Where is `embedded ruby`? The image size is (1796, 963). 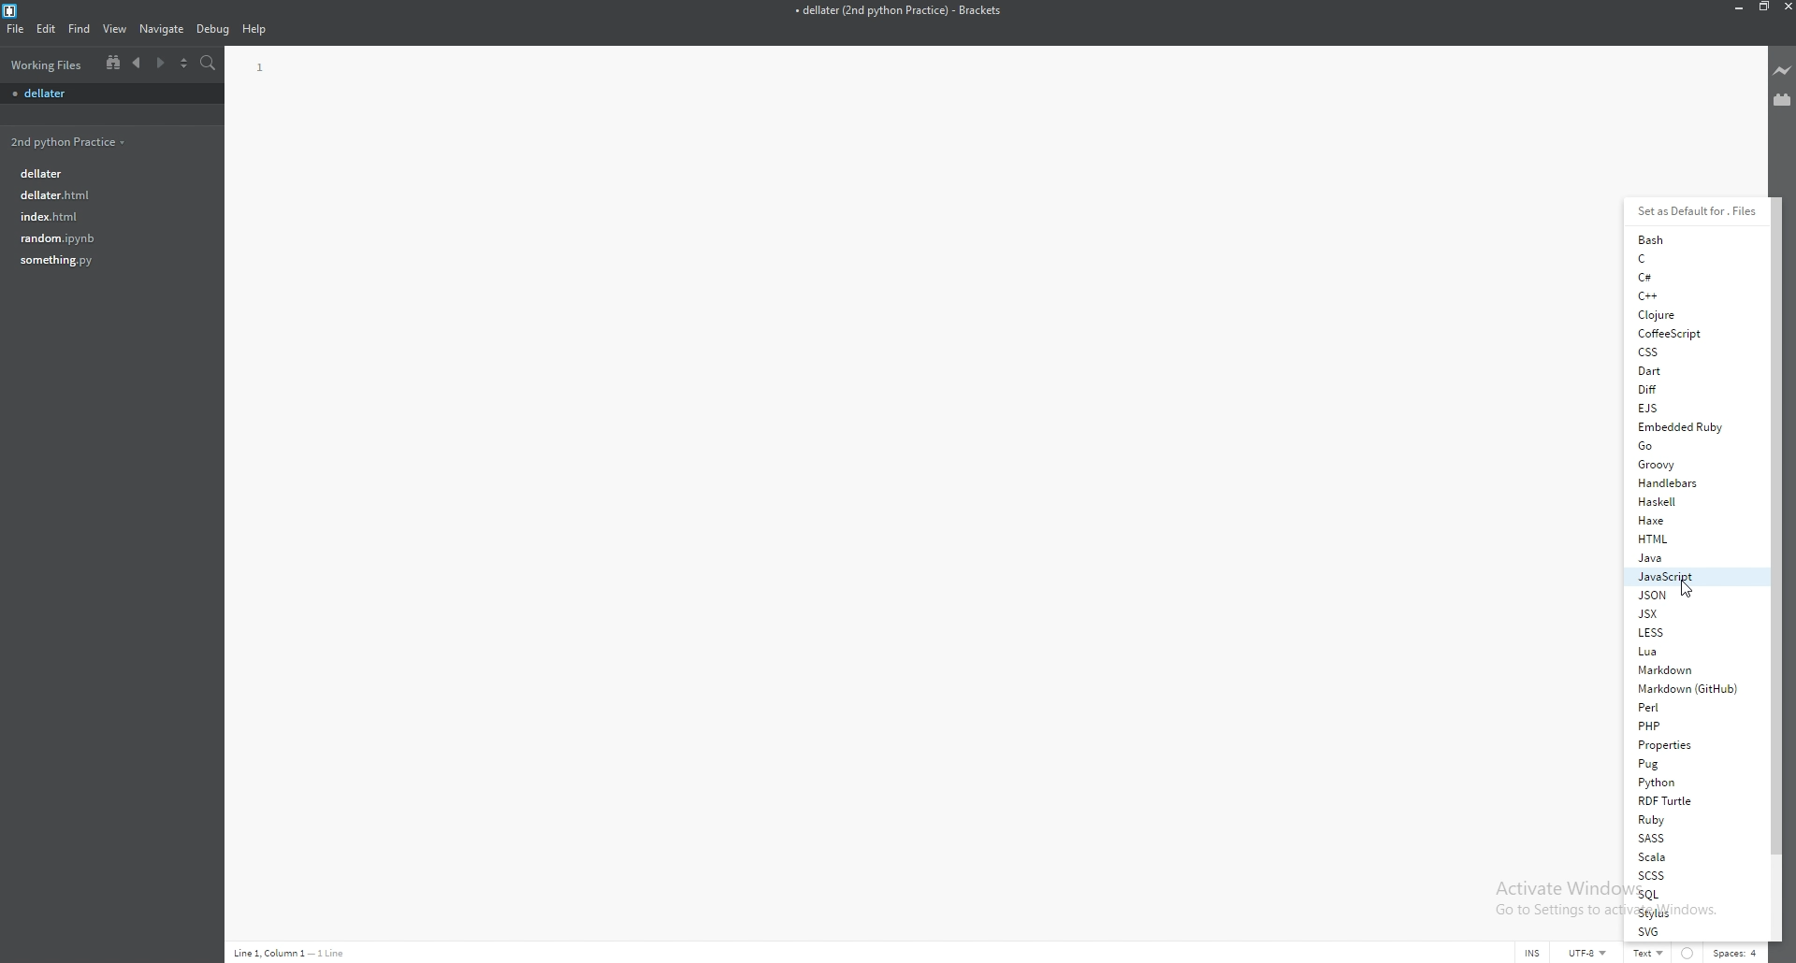 embedded ruby is located at coordinates (1689, 426).